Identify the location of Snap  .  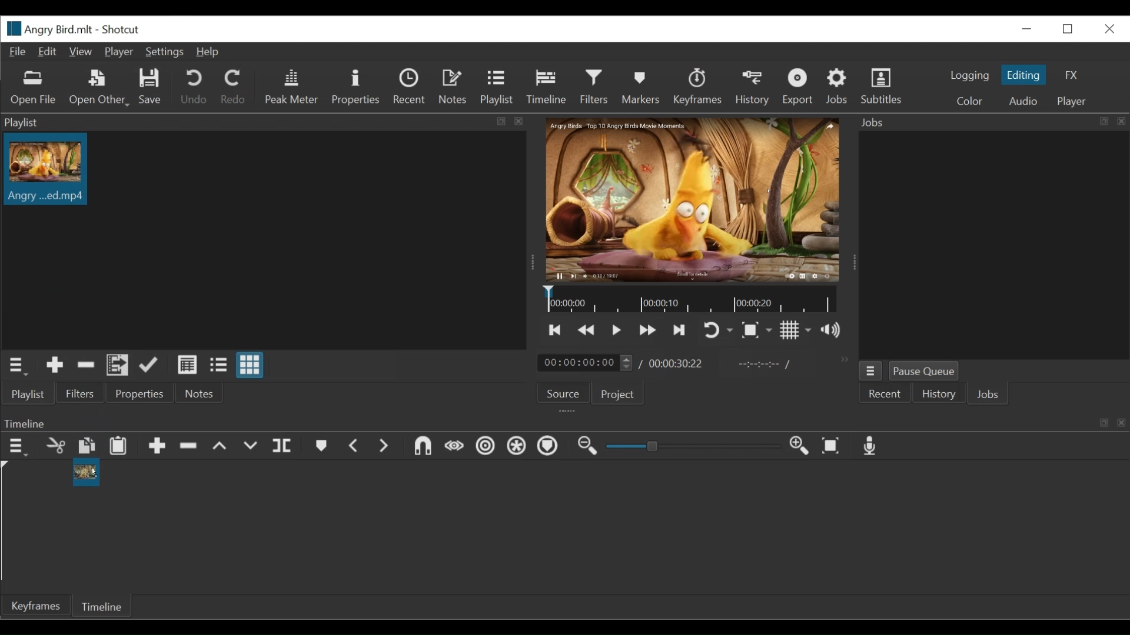
(423, 447).